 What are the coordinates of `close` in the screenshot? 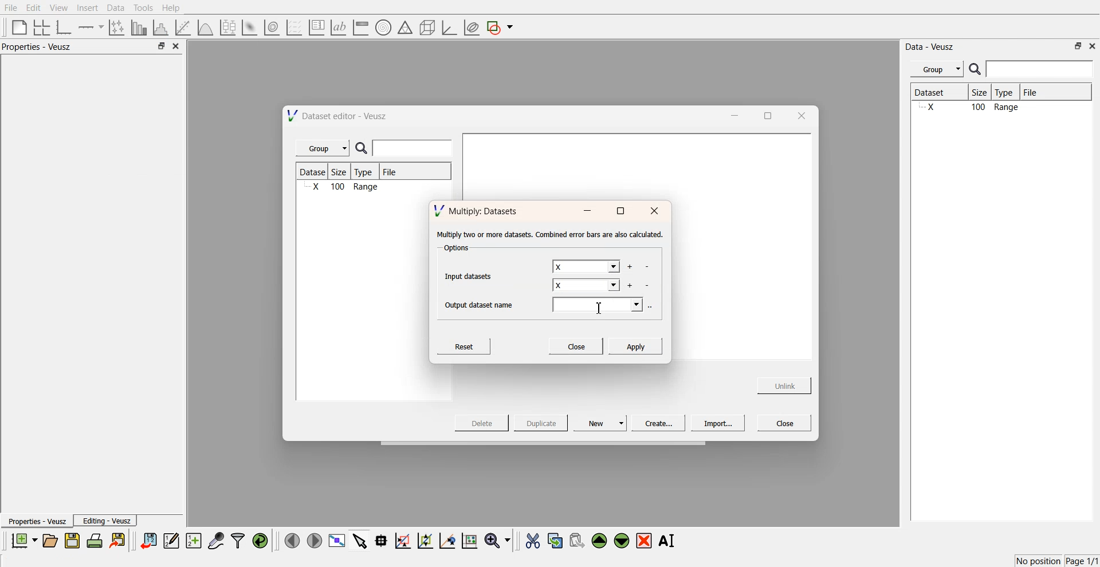 It's located at (655, 211).